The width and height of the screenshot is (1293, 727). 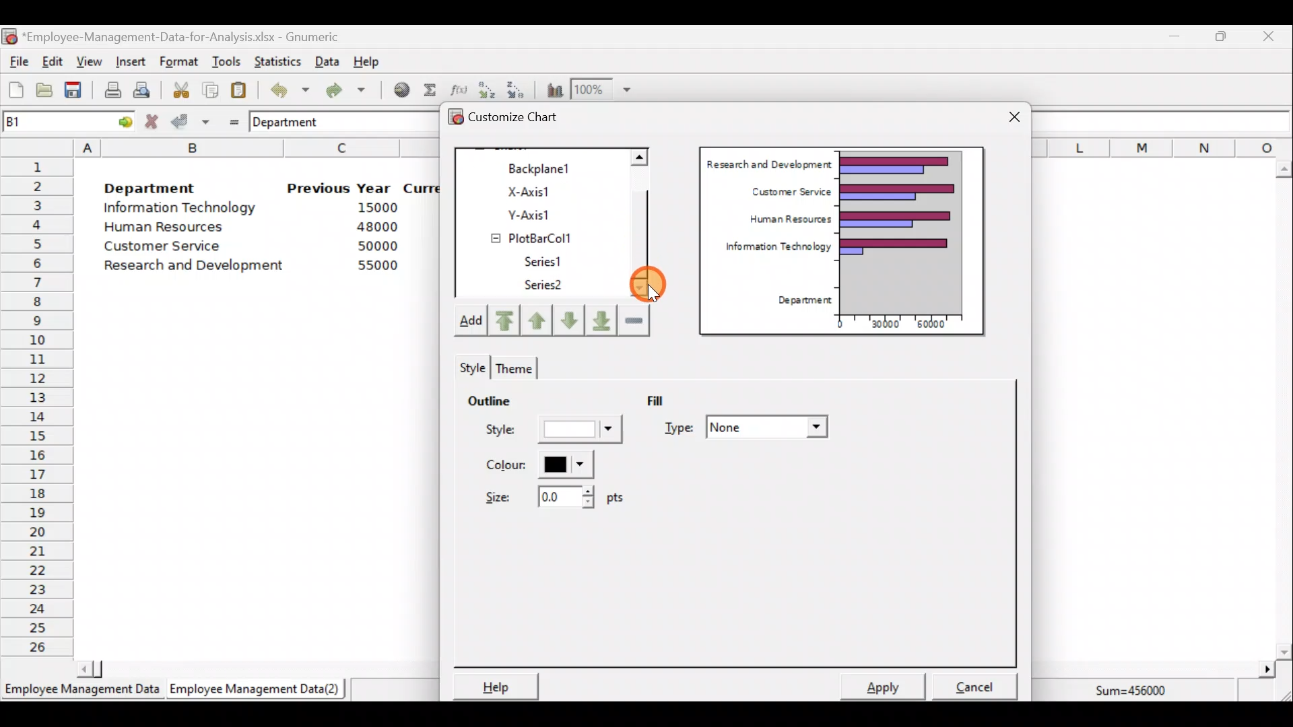 I want to click on Edit, so click(x=53, y=63).